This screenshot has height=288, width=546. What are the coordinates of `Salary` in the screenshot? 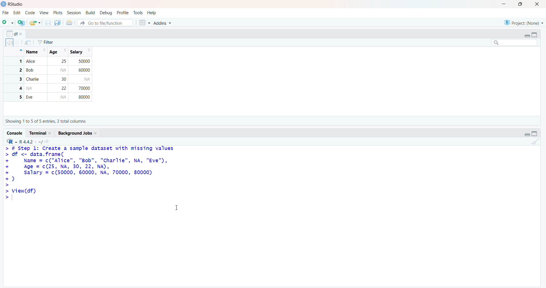 It's located at (80, 52).